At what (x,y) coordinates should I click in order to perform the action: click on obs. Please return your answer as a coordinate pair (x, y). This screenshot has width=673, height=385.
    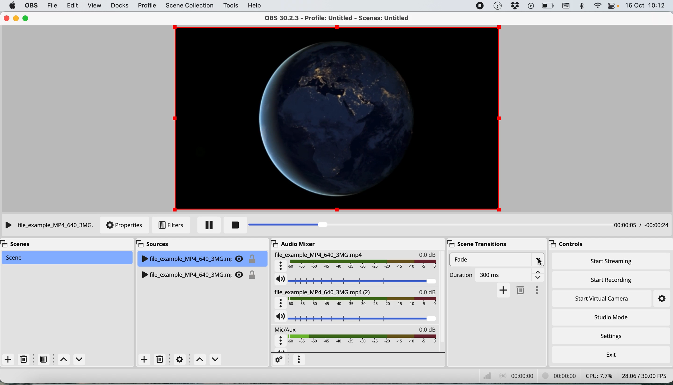
    Looking at the image, I should click on (31, 5).